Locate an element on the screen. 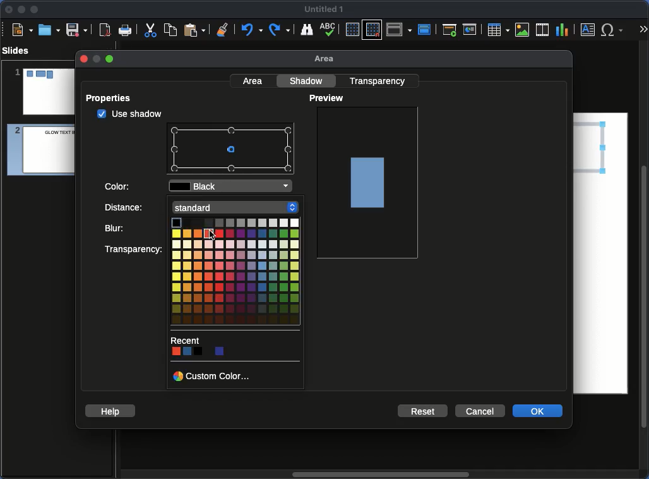 The height and width of the screenshot is (479, 649). Preview is located at coordinates (328, 99).